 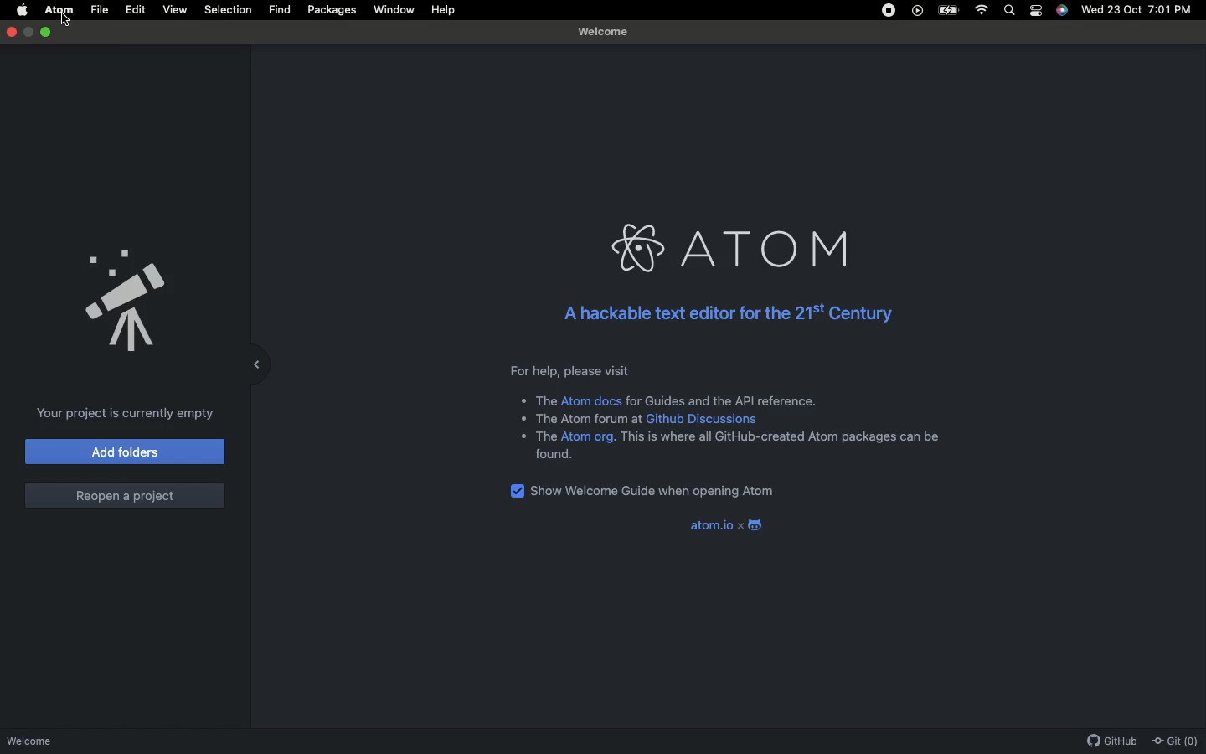 What do you see at coordinates (731, 450) in the screenshot?
I see `+ The Atom org. This is where all GitHub-created Atom packages can be
found.` at bounding box center [731, 450].